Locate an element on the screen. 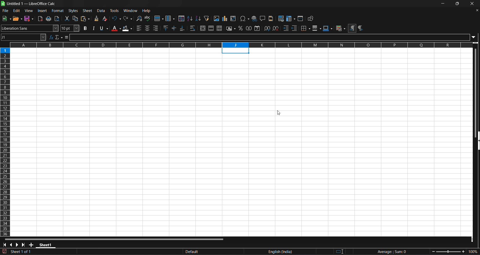 Image resolution: width=480 pixels, height=255 pixels. cut is located at coordinates (67, 18).